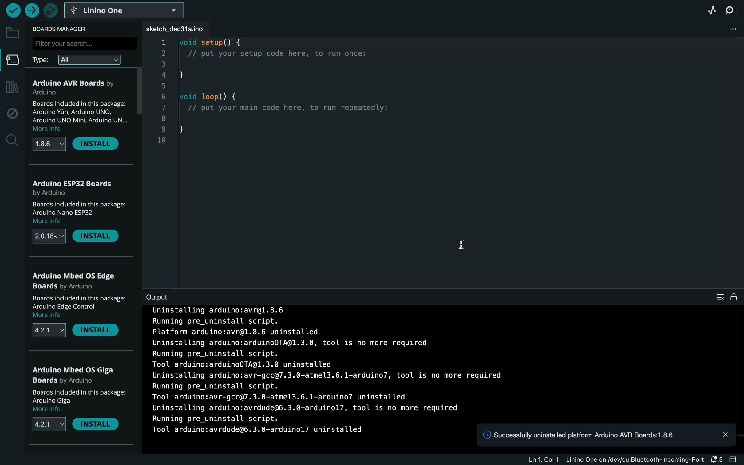 The width and height of the screenshot is (744, 465). I want to click on AVR Boards, so click(81, 86).